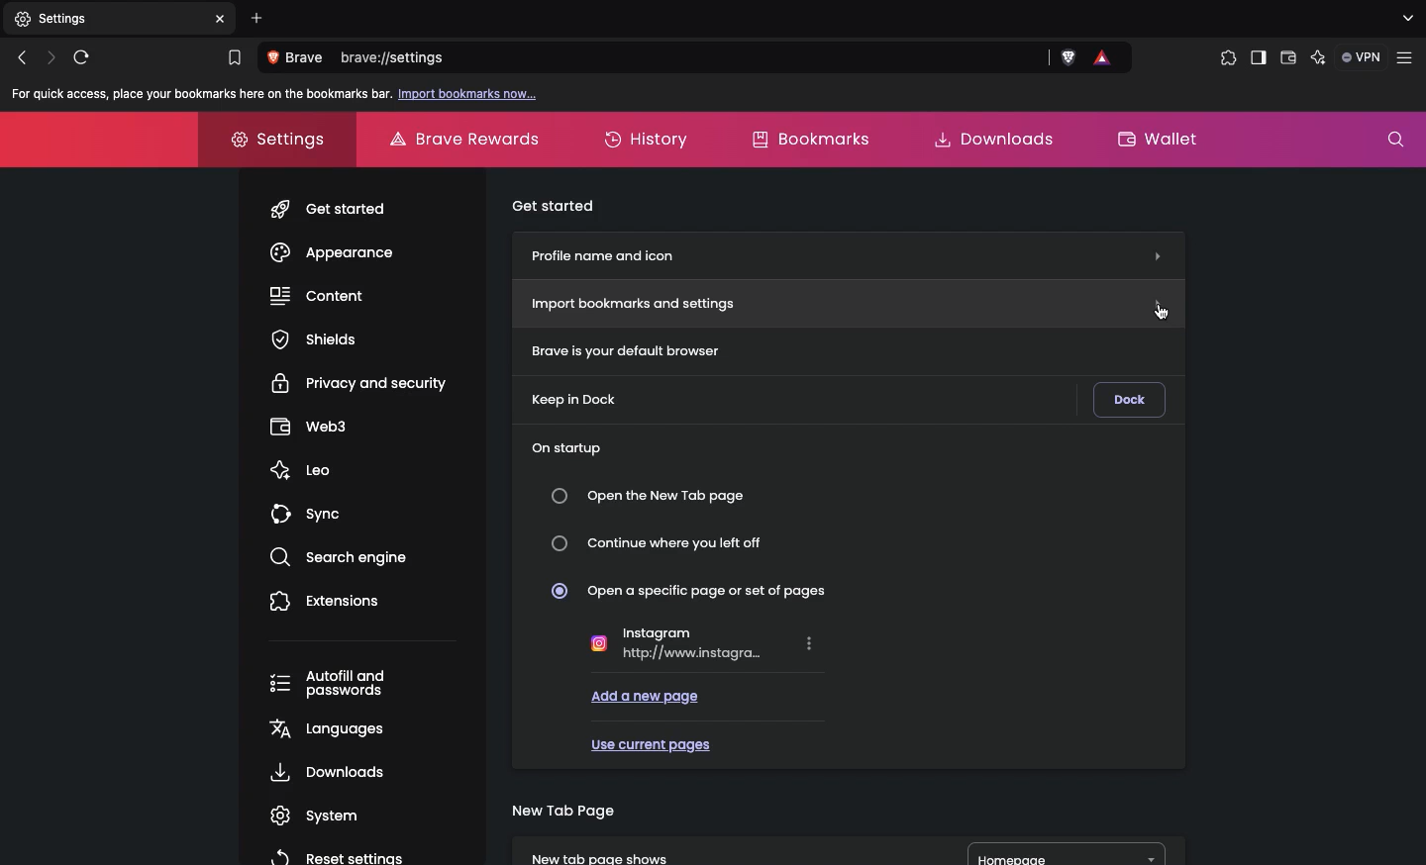 This screenshot has width=1426, height=865. I want to click on brave://settings, so click(694, 59).